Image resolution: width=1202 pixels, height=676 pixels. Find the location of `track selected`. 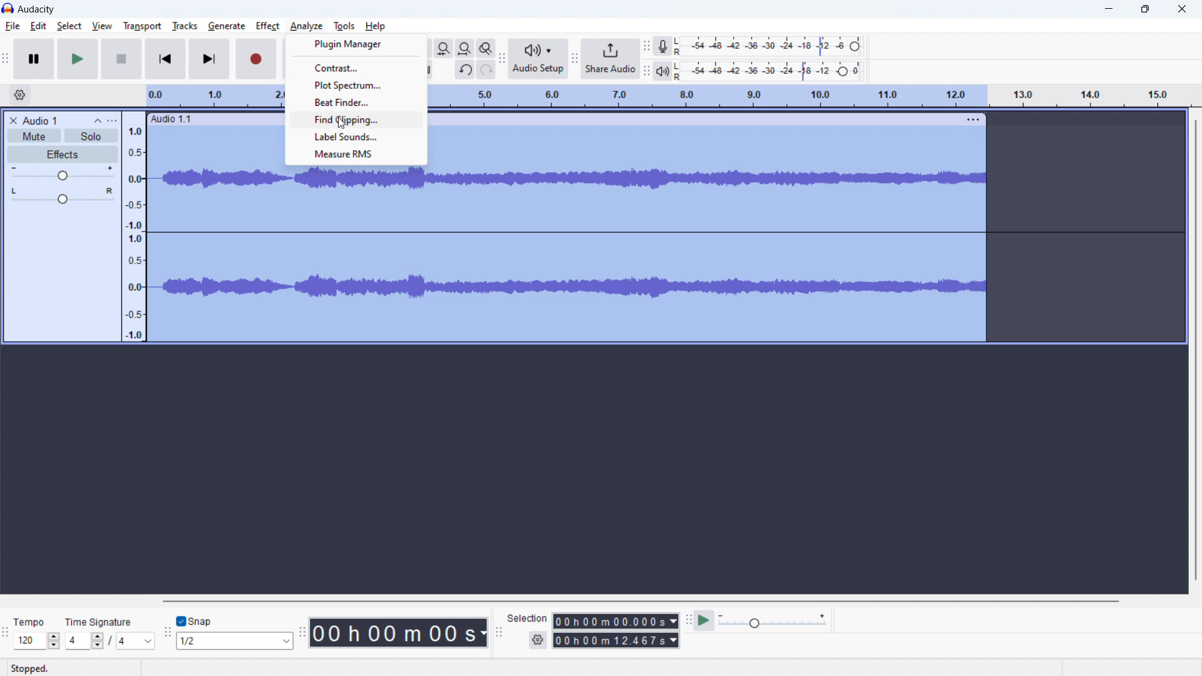

track selected is located at coordinates (706, 235).